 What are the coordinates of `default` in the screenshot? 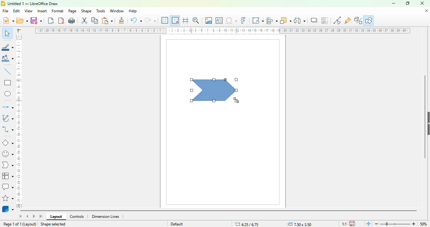 It's located at (177, 224).